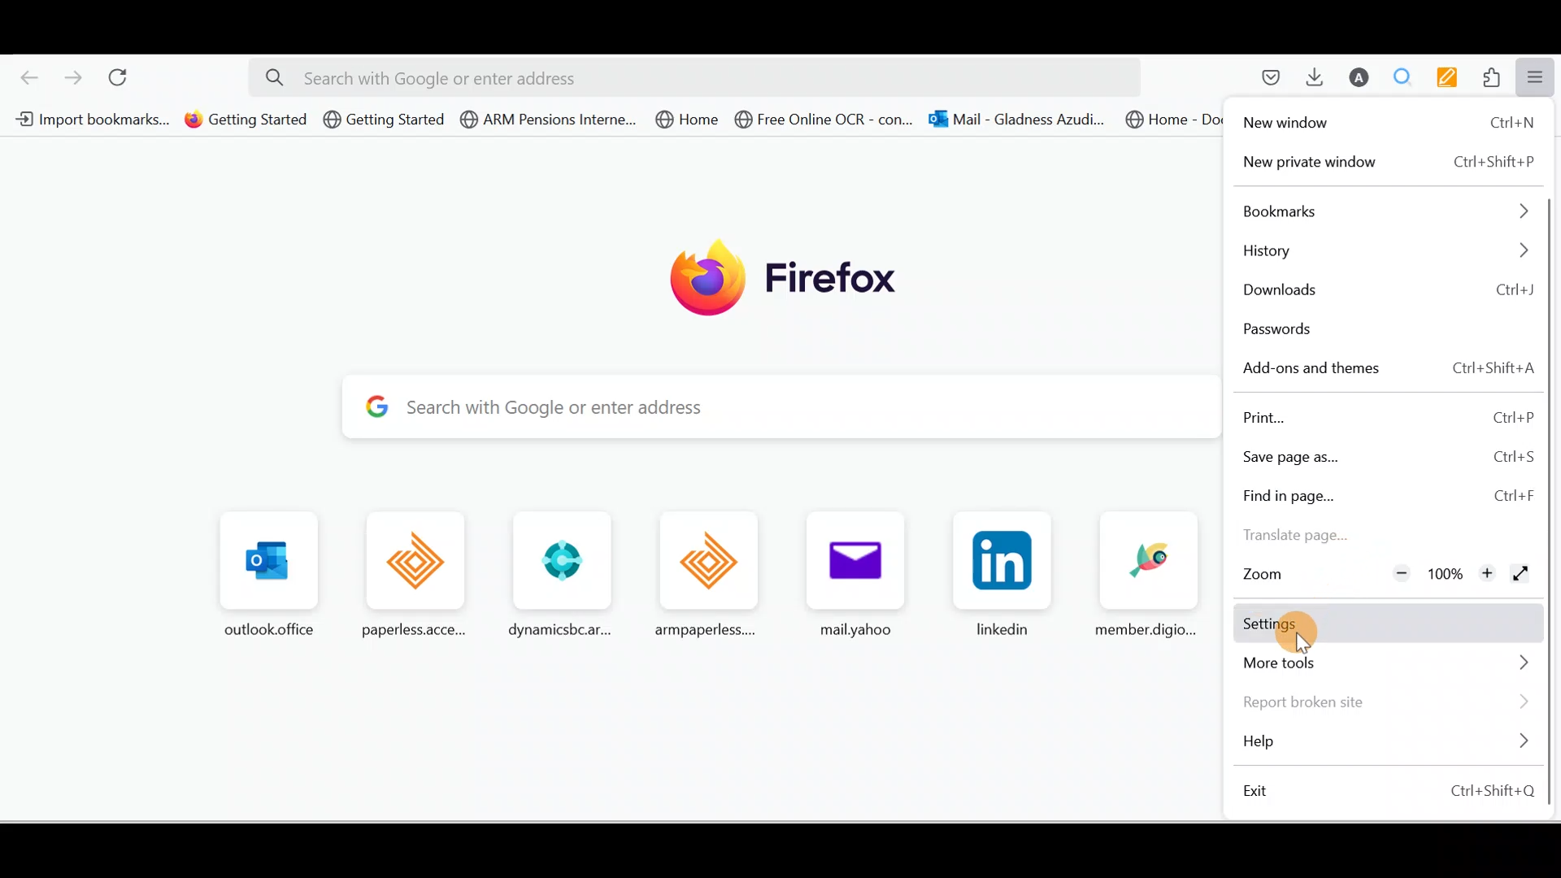 The width and height of the screenshot is (1561, 878). What do you see at coordinates (1385, 163) in the screenshot?
I see `New private window  Ctrl+Shift+P` at bounding box center [1385, 163].